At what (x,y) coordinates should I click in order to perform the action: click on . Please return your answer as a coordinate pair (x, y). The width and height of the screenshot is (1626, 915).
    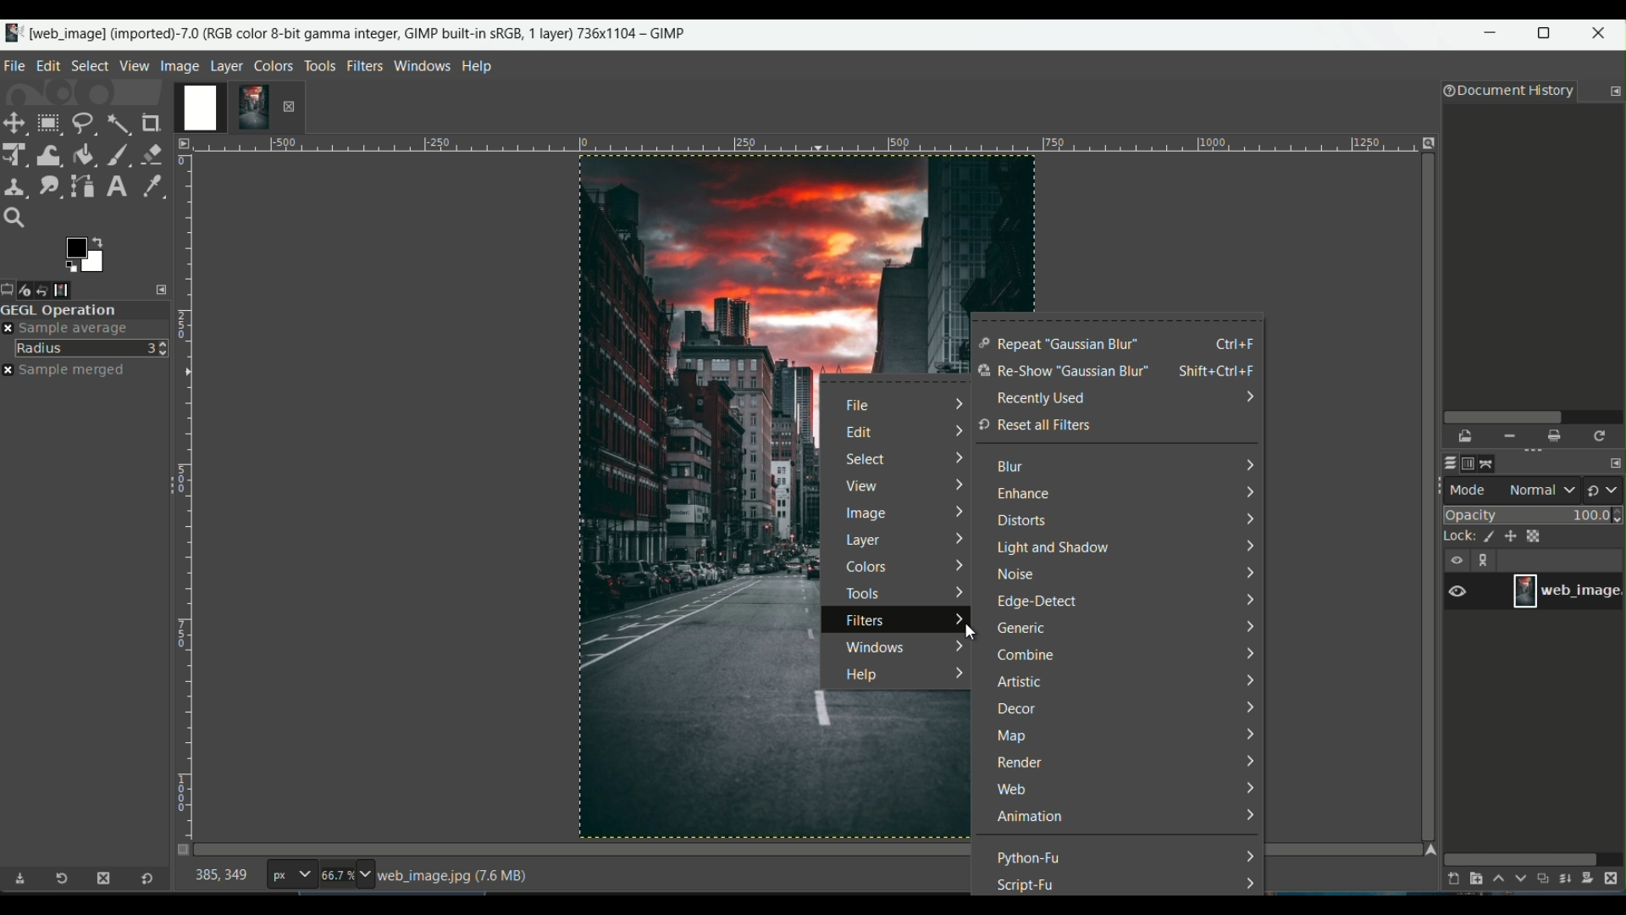
    Looking at the image, I should click on (1013, 739).